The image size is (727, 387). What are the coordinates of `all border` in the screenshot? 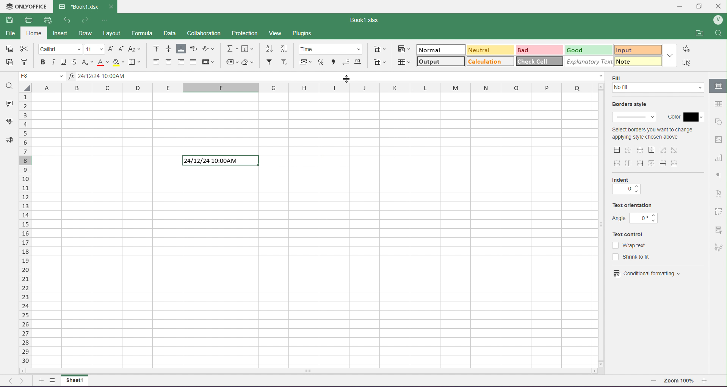 It's located at (617, 150).